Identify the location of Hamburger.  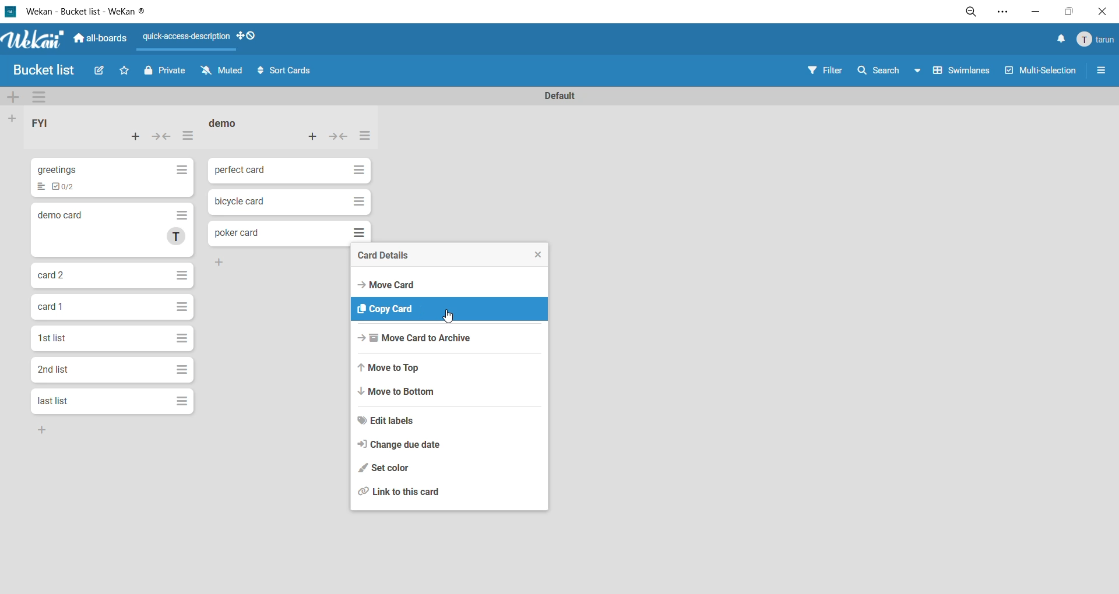
(185, 335).